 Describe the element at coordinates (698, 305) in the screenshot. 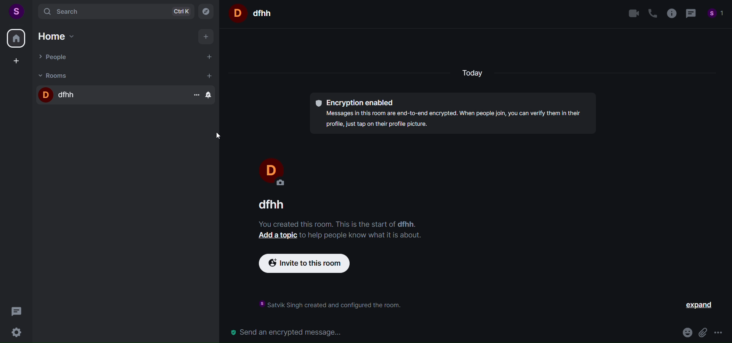

I see `expand` at that location.